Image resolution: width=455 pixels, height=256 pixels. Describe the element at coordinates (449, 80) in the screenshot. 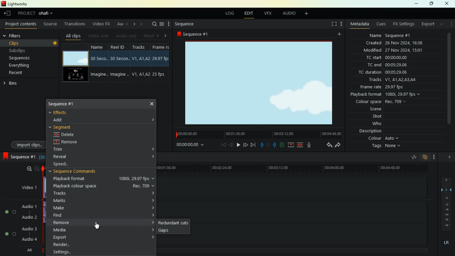

I see `Scroll Bar` at that location.